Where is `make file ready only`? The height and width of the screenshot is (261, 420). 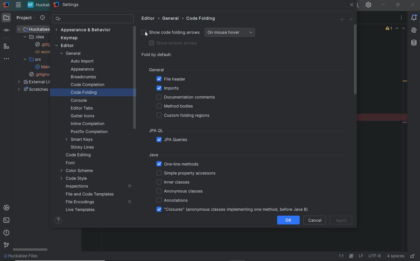
make file ready only is located at coordinates (413, 256).